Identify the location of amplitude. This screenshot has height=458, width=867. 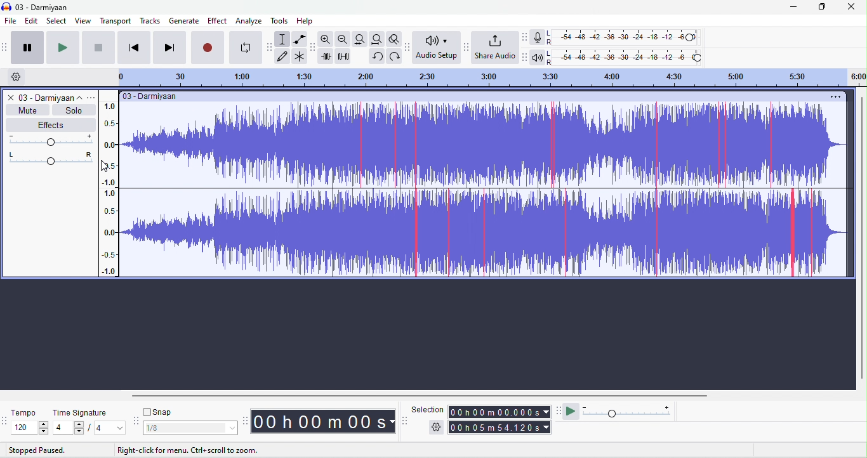
(111, 188).